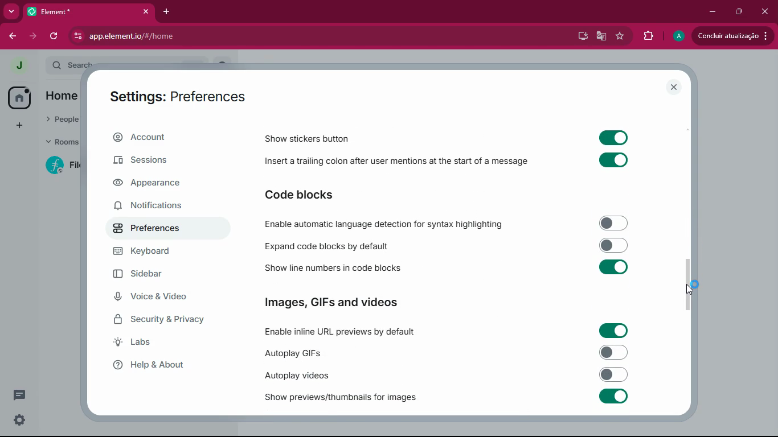 The width and height of the screenshot is (778, 437). What do you see at coordinates (13, 11) in the screenshot?
I see `more` at bounding box center [13, 11].